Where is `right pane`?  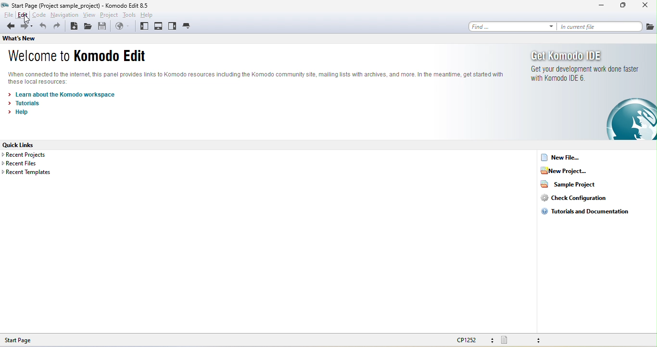 right pane is located at coordinates (173, 26).